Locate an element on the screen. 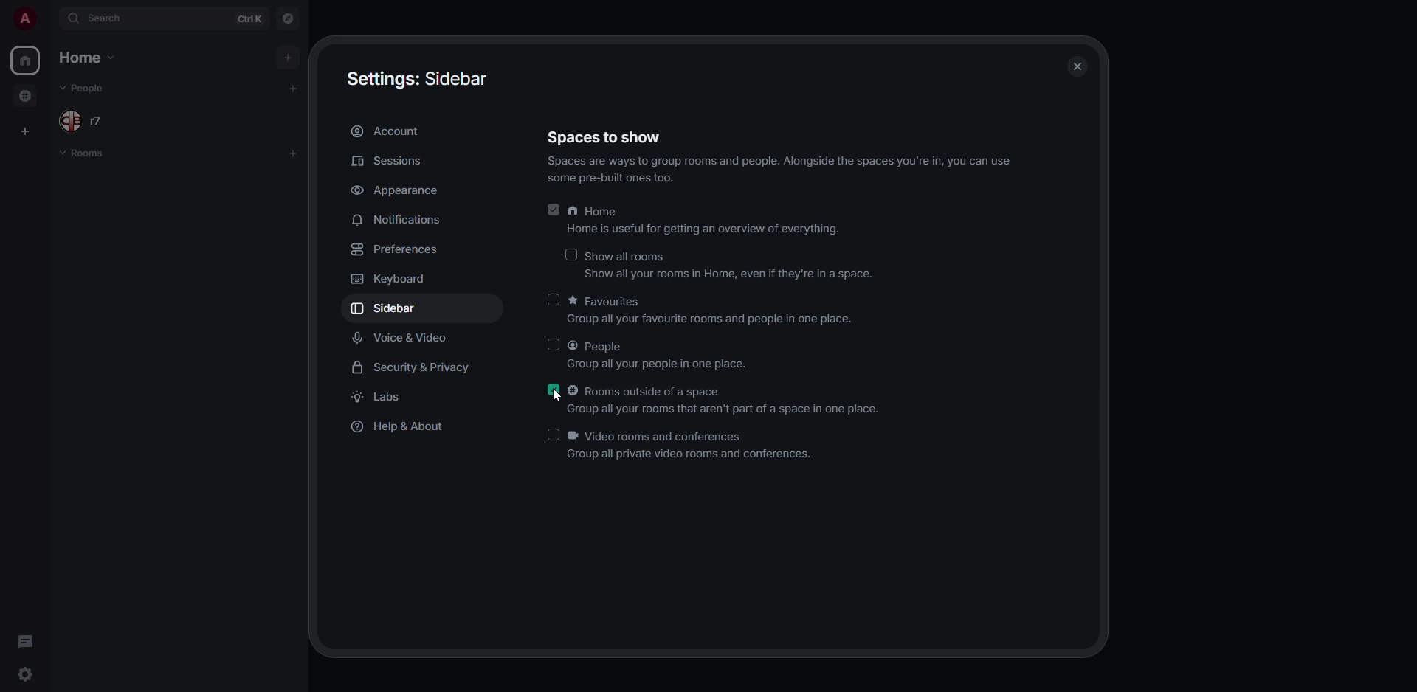 The image size is (1417, 692). cursor is located at coordinates (554, 399).